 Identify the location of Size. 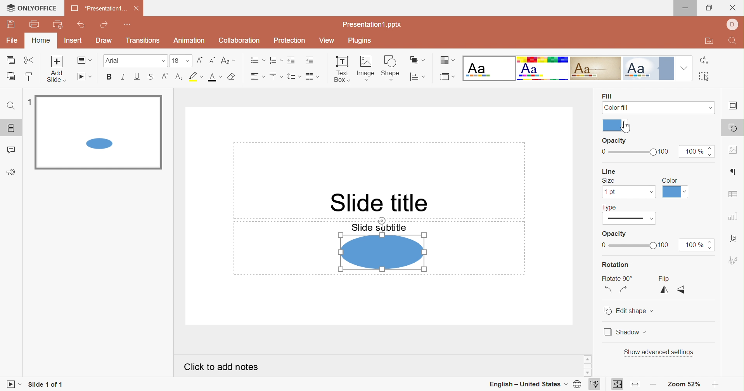
(609, 181).